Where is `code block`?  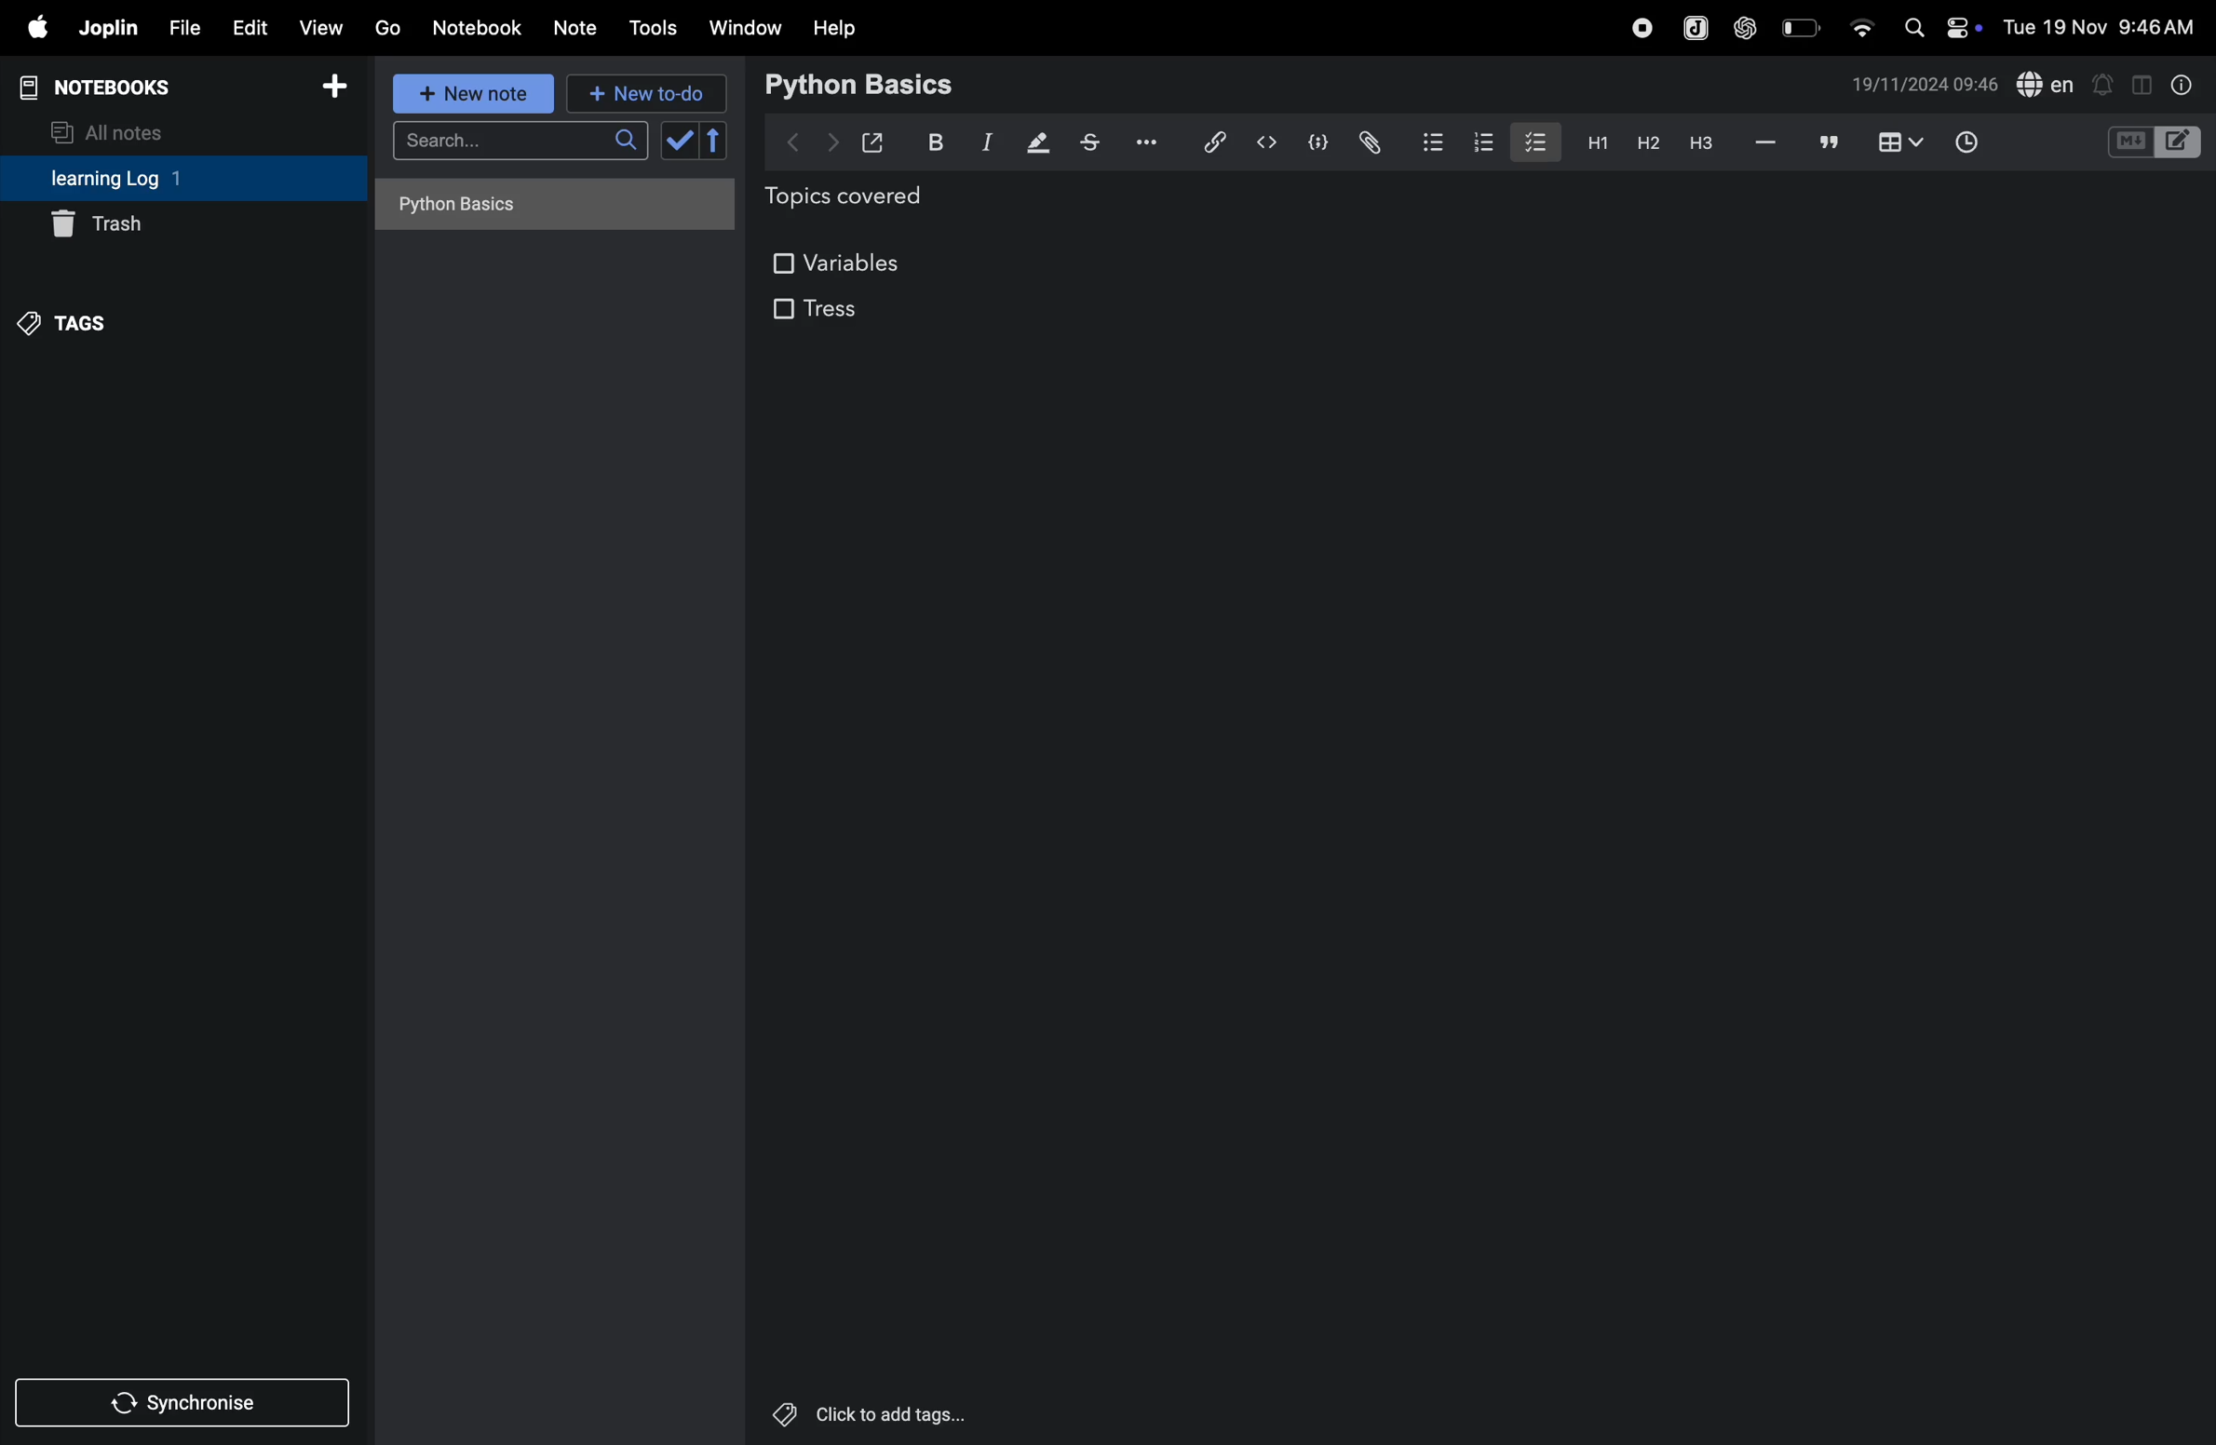 code block is located at coordinates (1315, 144).